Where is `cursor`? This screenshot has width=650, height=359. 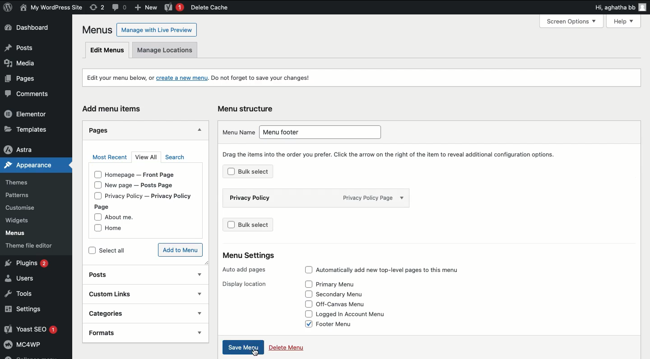
cursor is located at coordinates (255, 352).